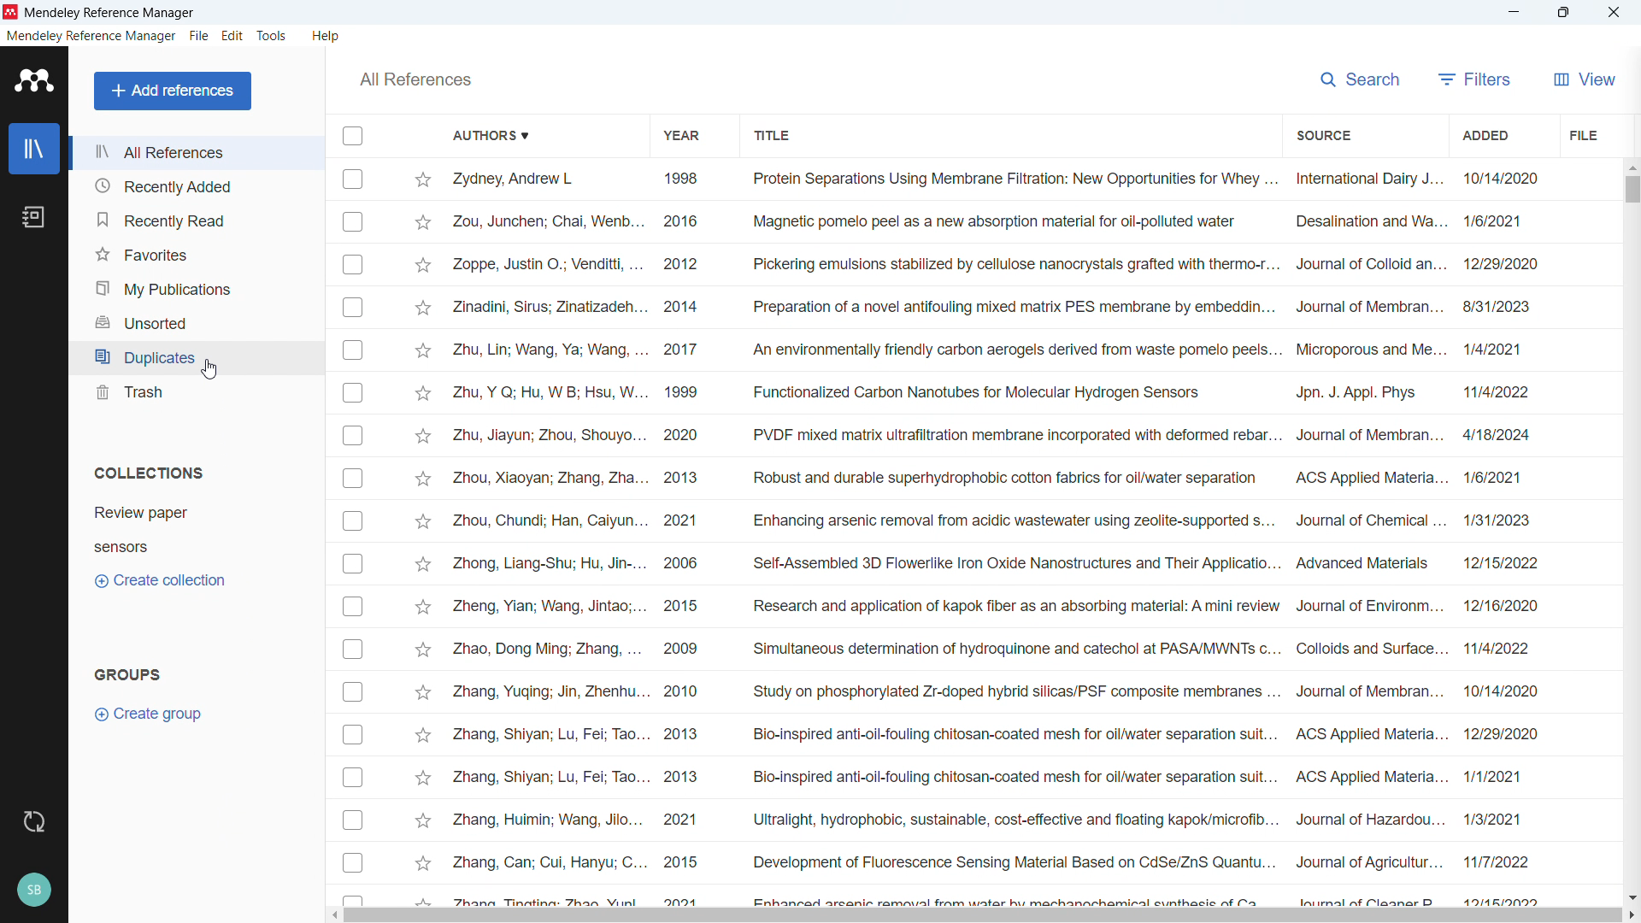 This screenshot has height=923, width=1641. What do you see at coordinates (195, 286) in the screenshot?
I see `My publications ` at bounding box center [195, 286].